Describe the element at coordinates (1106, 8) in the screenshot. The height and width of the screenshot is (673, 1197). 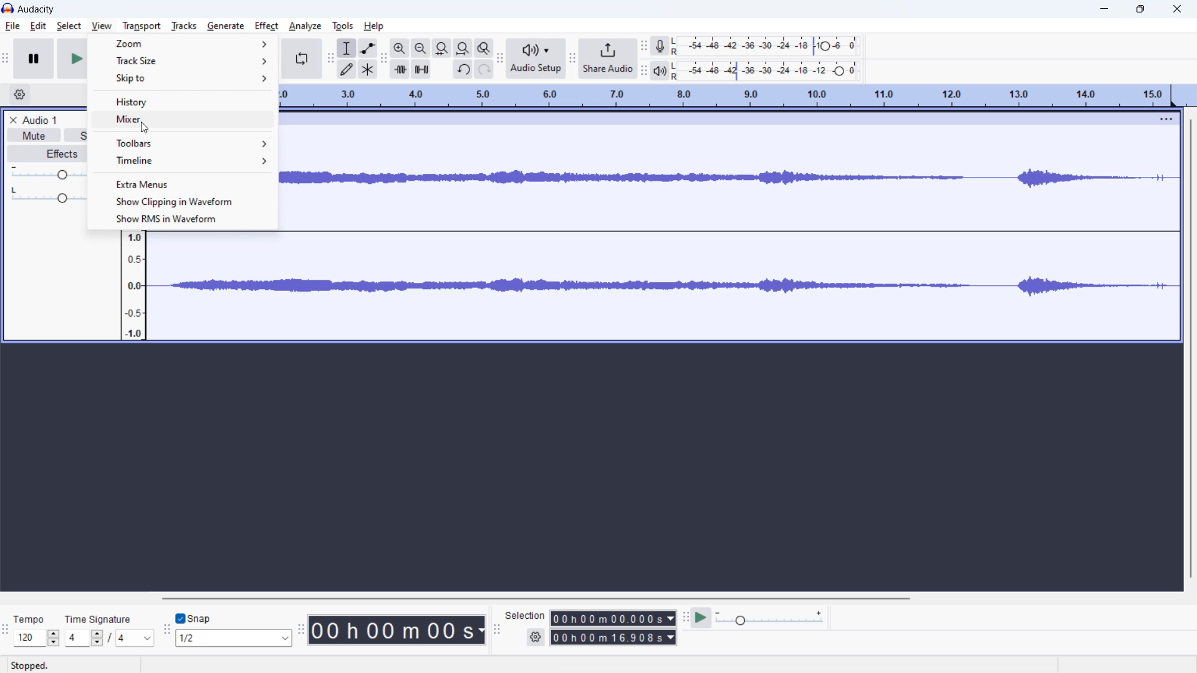
I see `minimize` at that location.